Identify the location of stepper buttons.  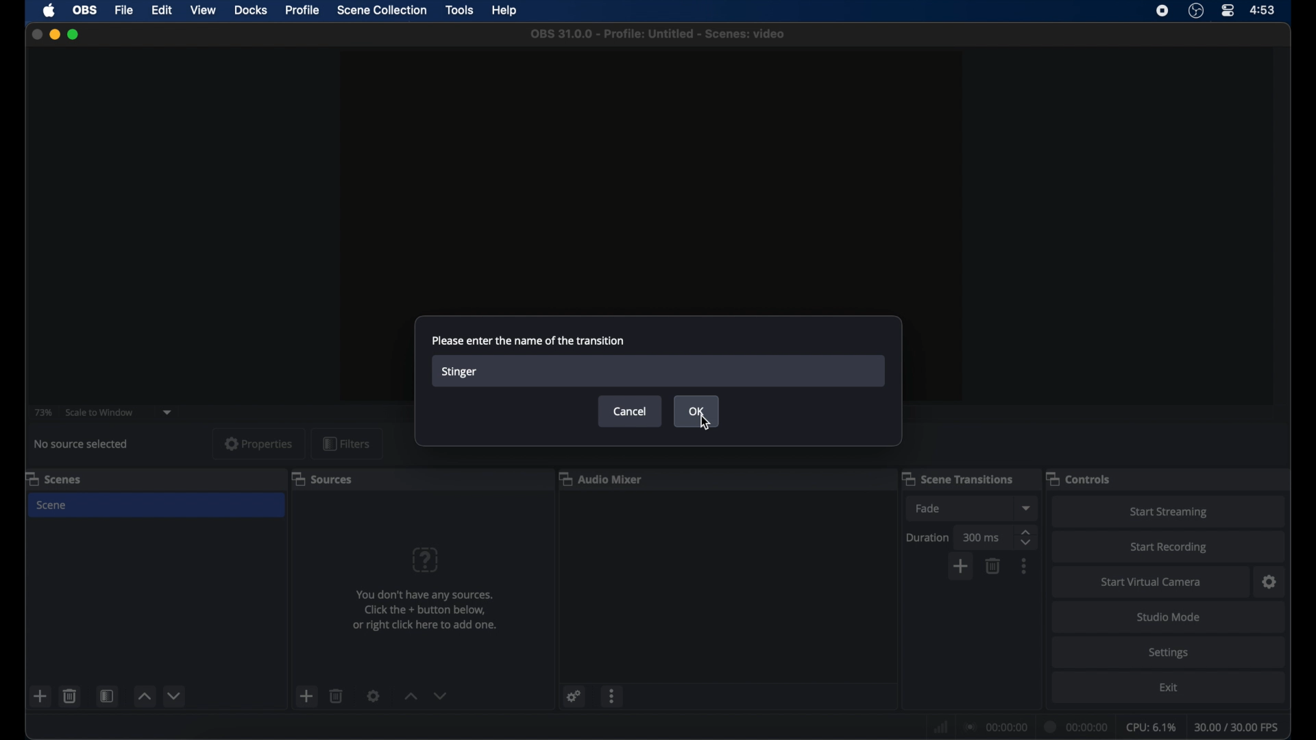
(1027, 537).